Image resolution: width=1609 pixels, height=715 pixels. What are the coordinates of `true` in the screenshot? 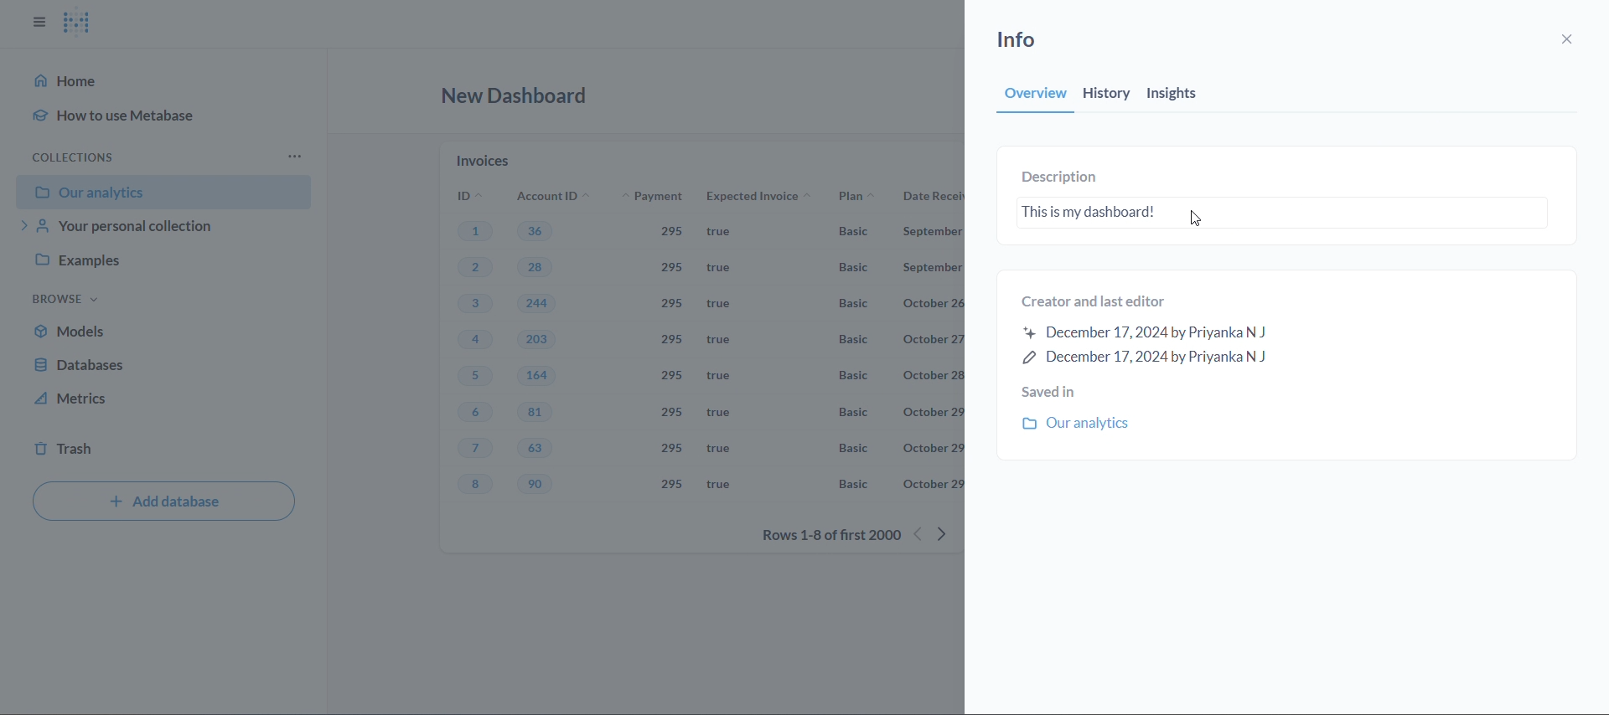 It's located at (728, 268).